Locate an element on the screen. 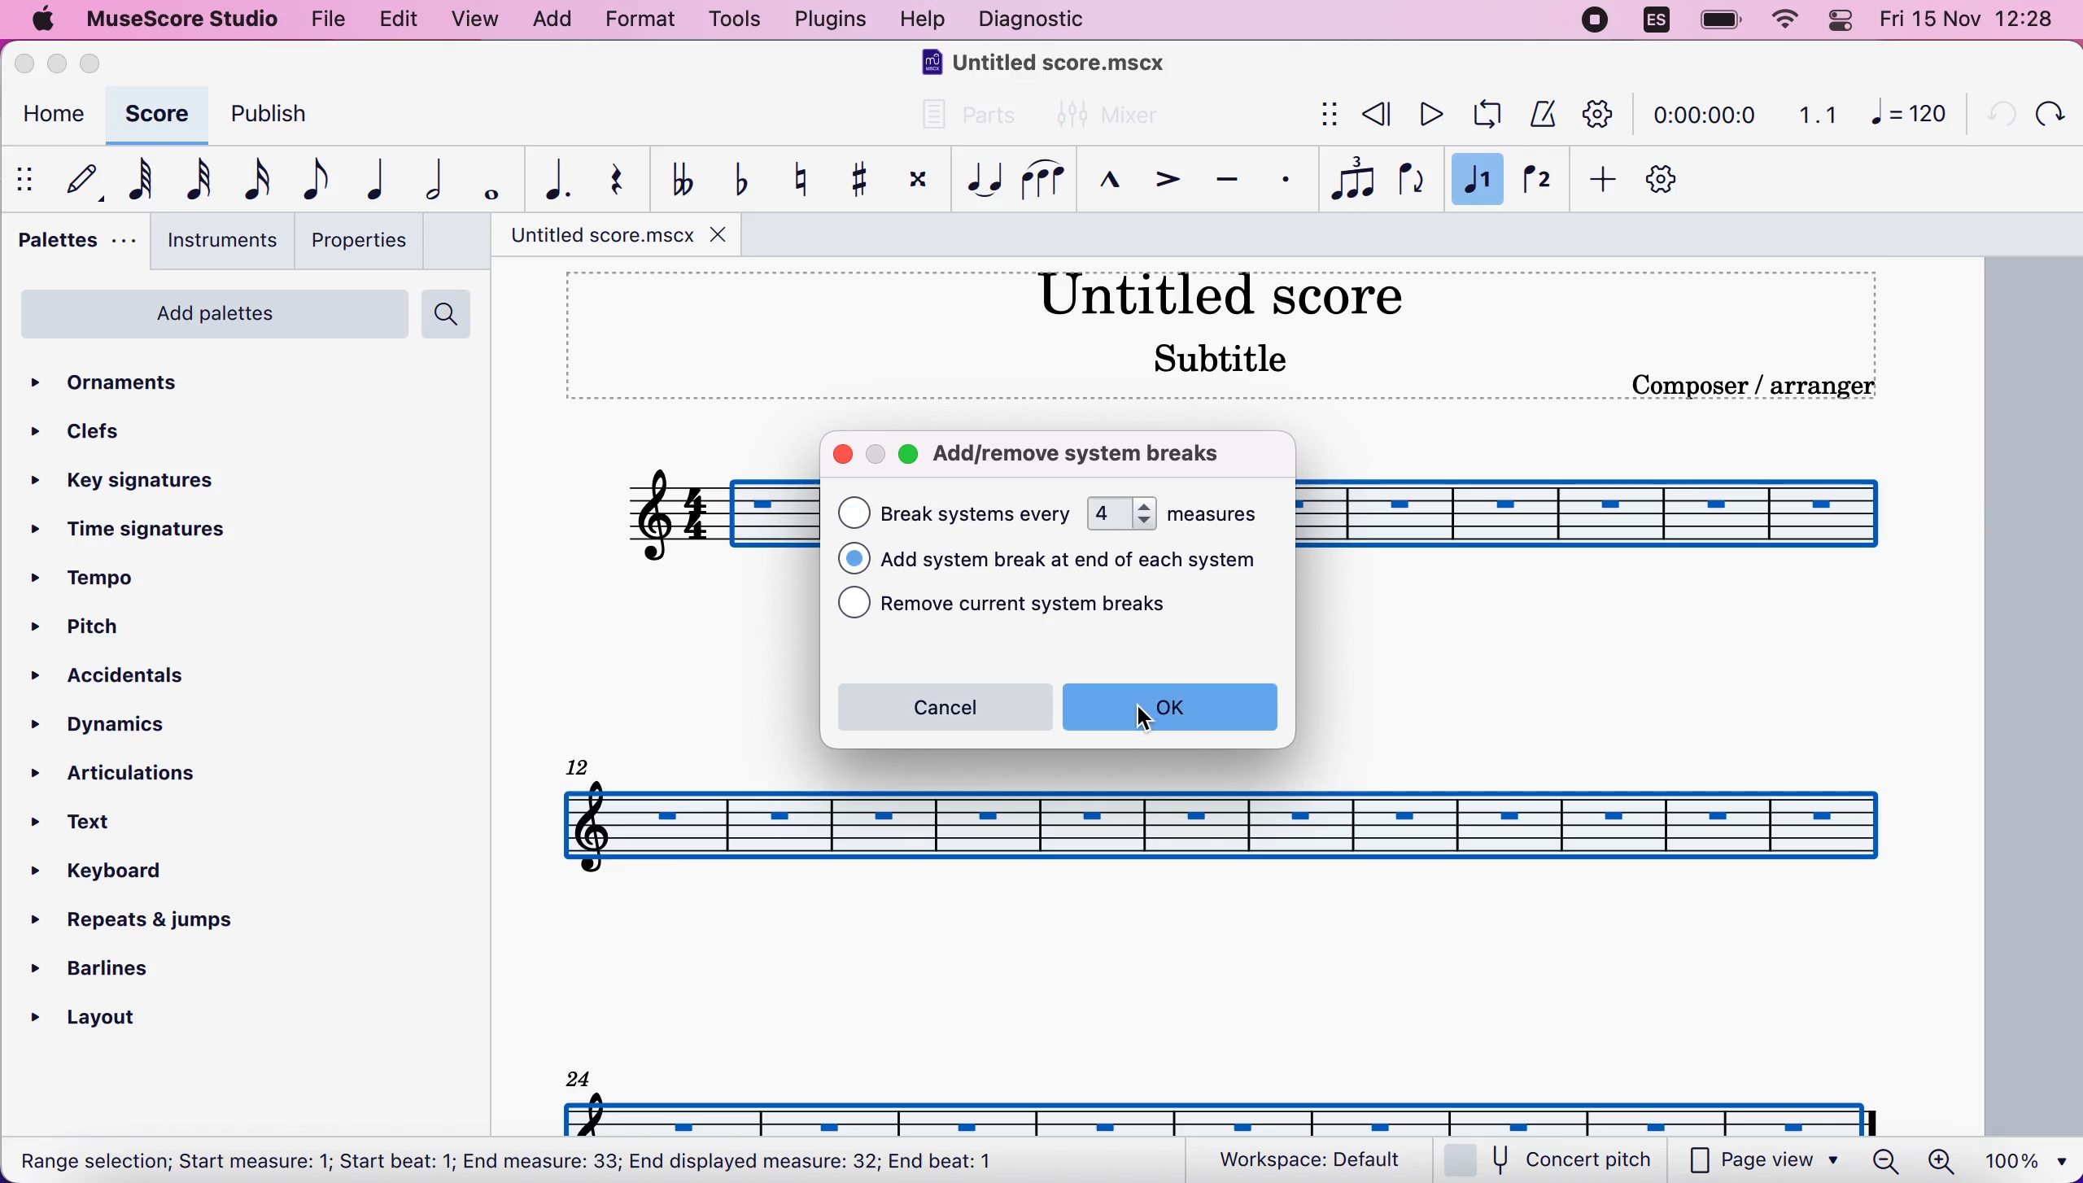 The width and height of the screenshot is (2083, 1183). 120 is located at coordinates (1909, 112).